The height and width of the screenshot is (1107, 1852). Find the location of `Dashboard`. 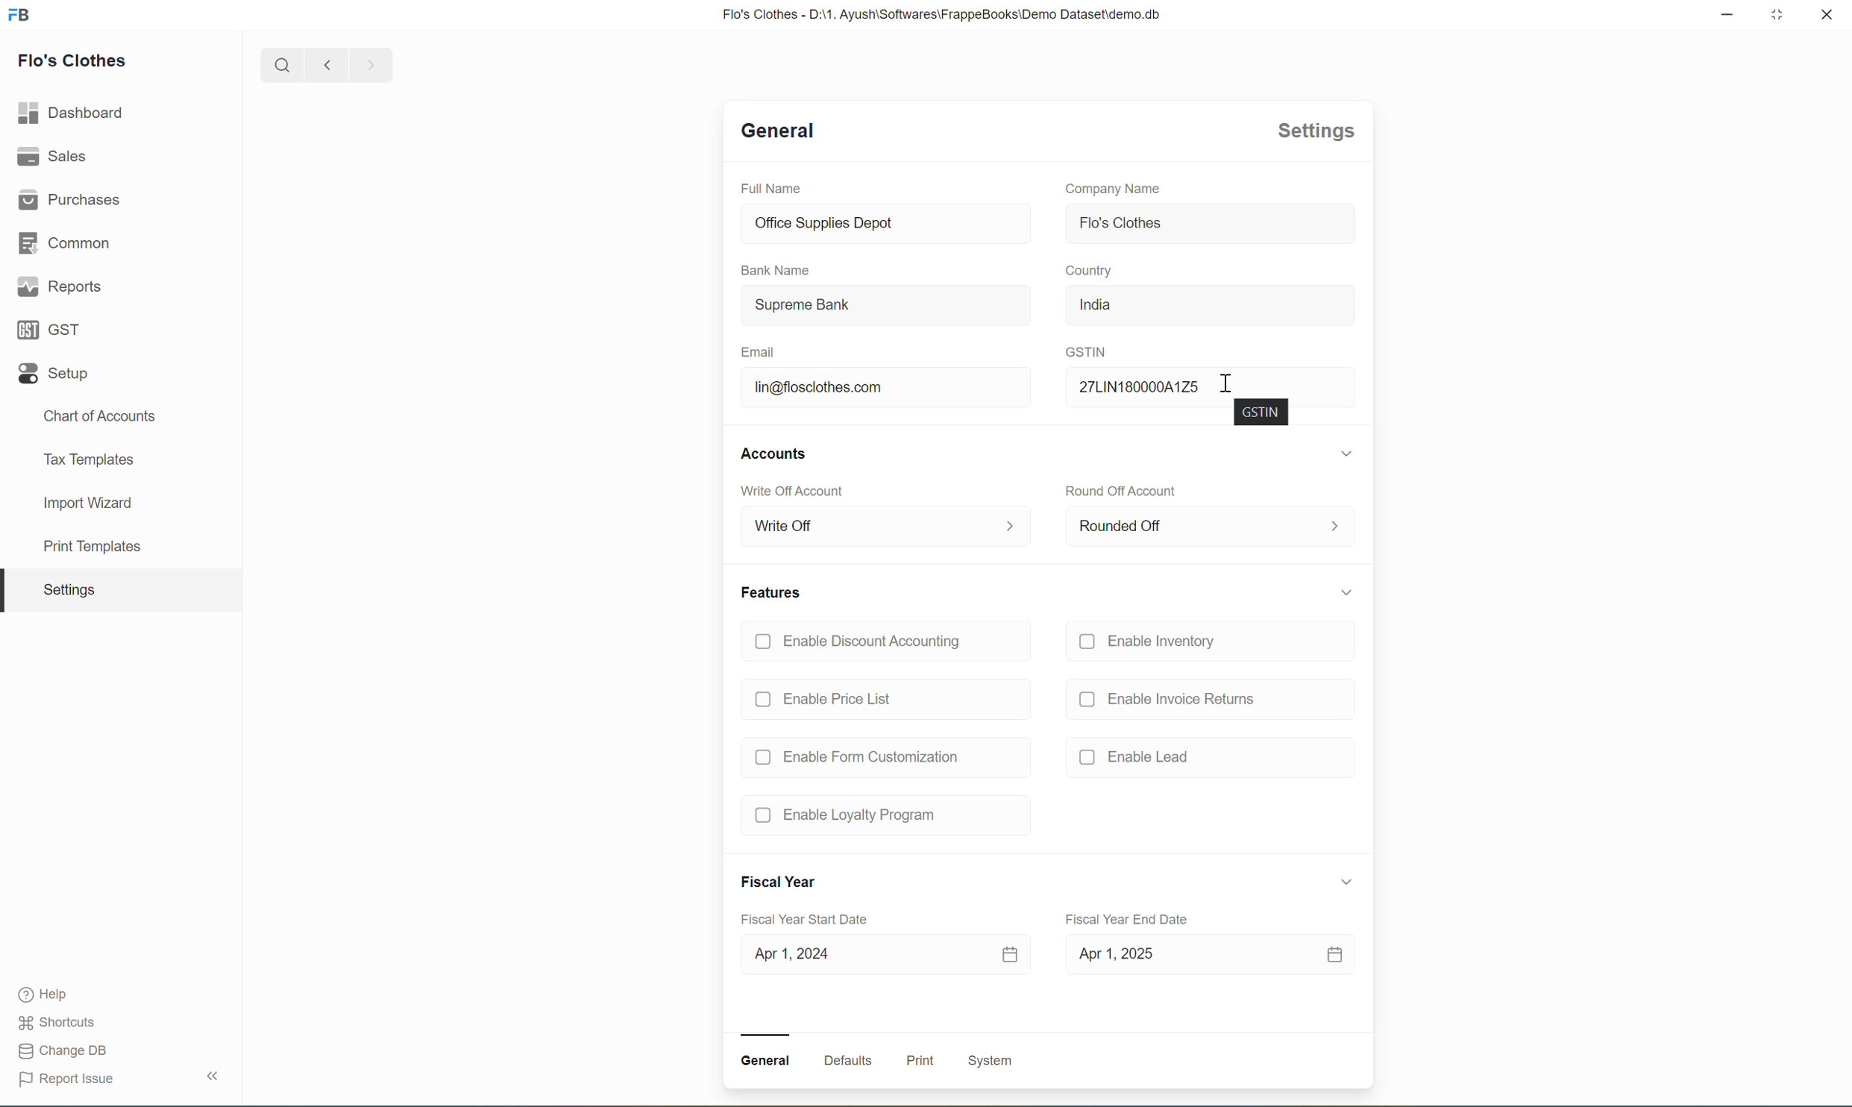

Dashboard is located at coordinates (73, 115).